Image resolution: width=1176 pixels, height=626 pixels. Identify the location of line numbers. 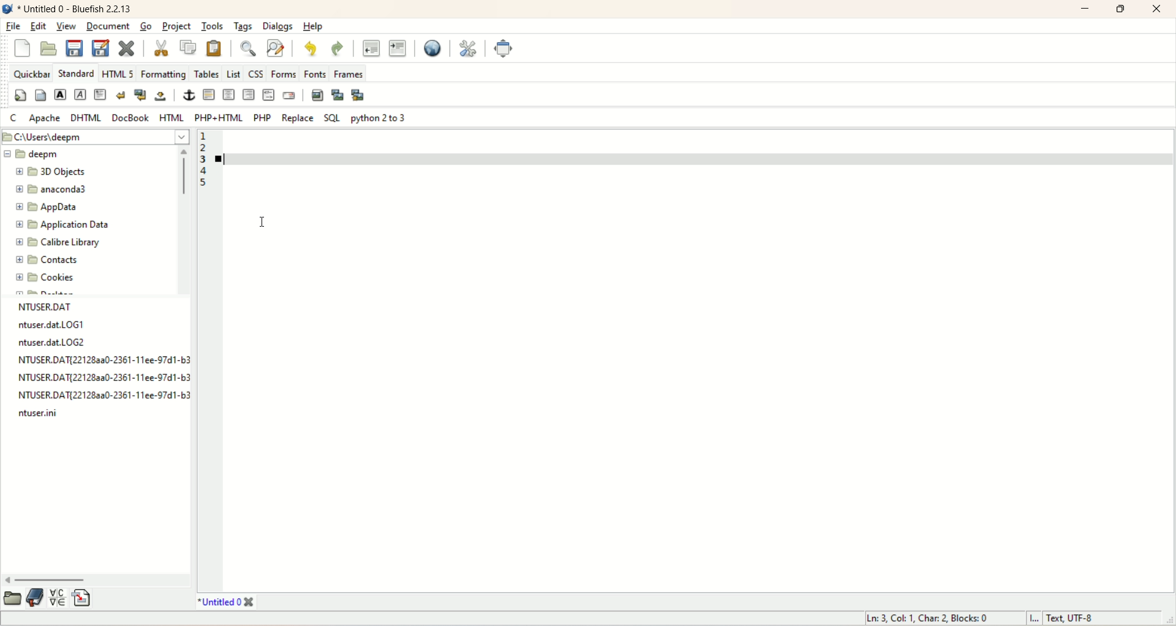
(203, 162).